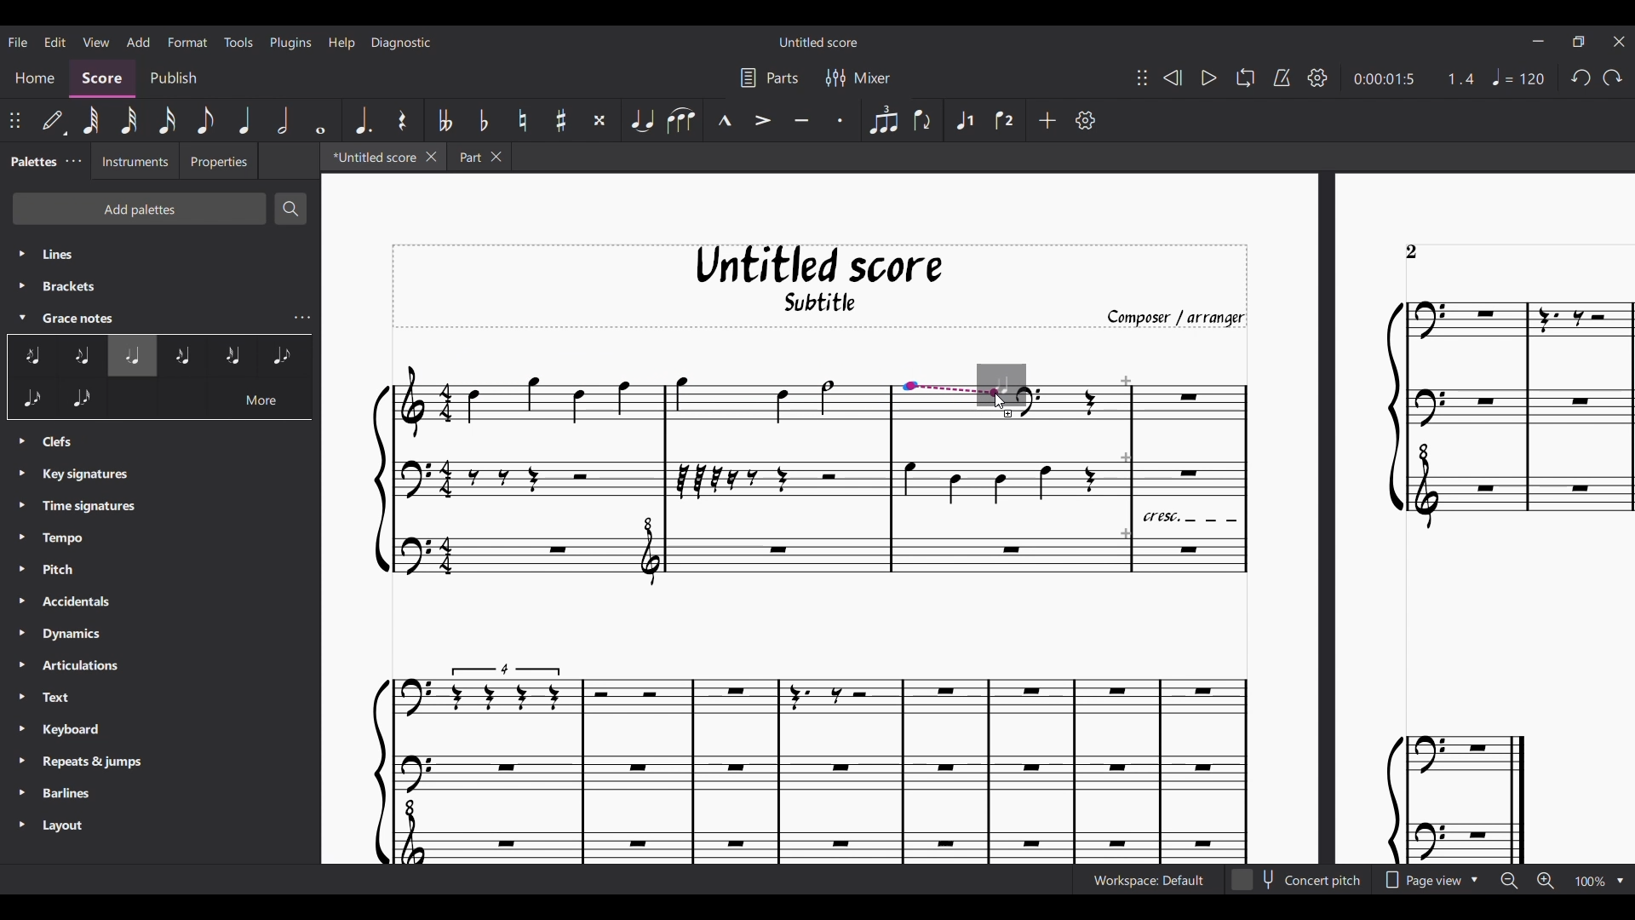 This screenshot has height=920, width=1635. What do you see at coordinates (290, 42) in the screenshot?
I see `Plugins menu` at bounding box center [290, 42].